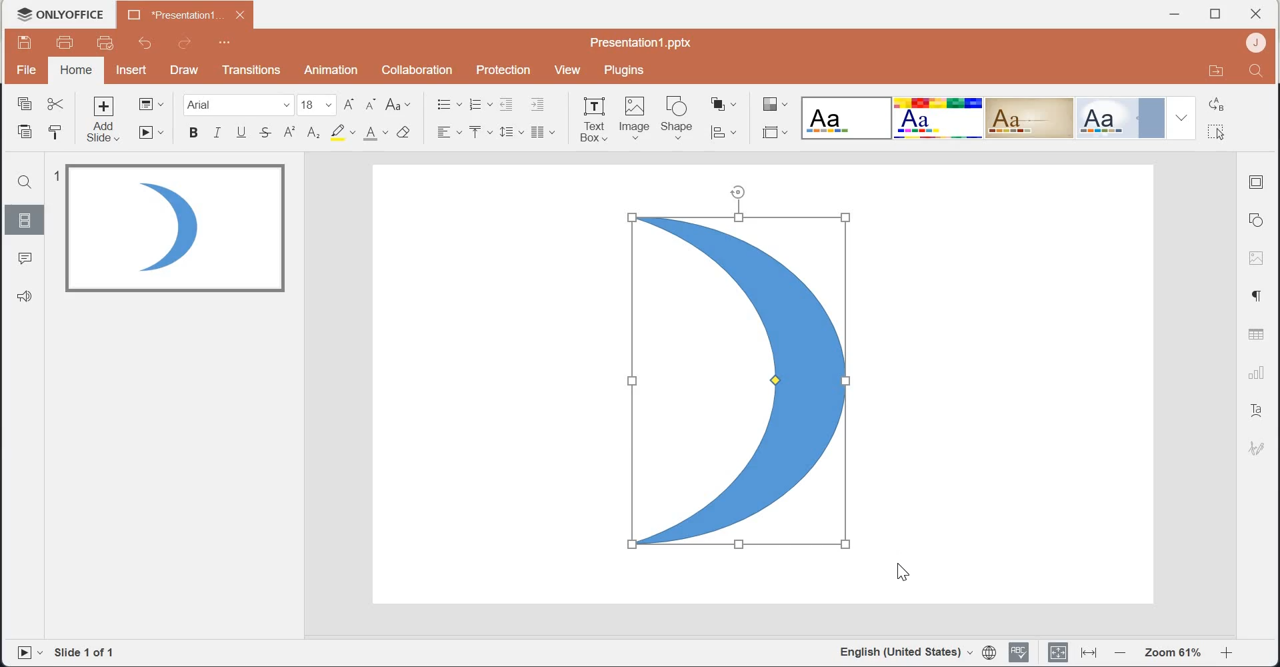 The image size is (1280, 667). What do you see at coordinates (25, 131) in the screenshot?
I see `Paste` at bounding box center [25, 131].